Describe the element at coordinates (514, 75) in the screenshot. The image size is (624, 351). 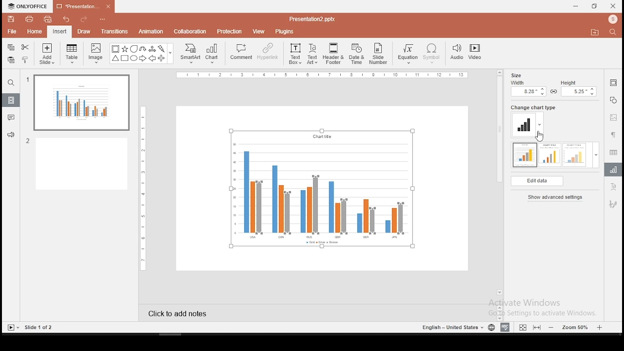
I see `size` at that location.